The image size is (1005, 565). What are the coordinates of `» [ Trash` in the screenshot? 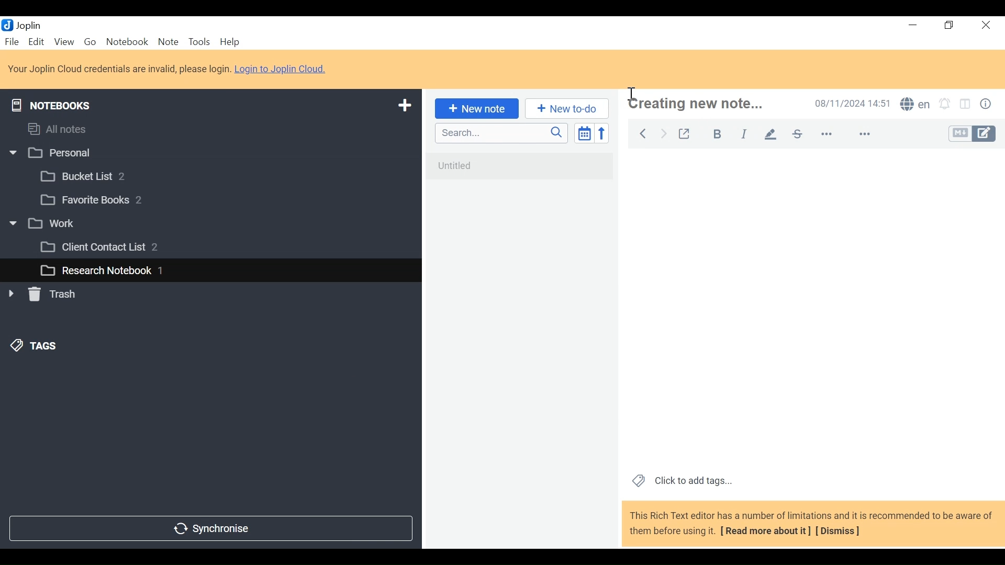 It's located at (55, 294).